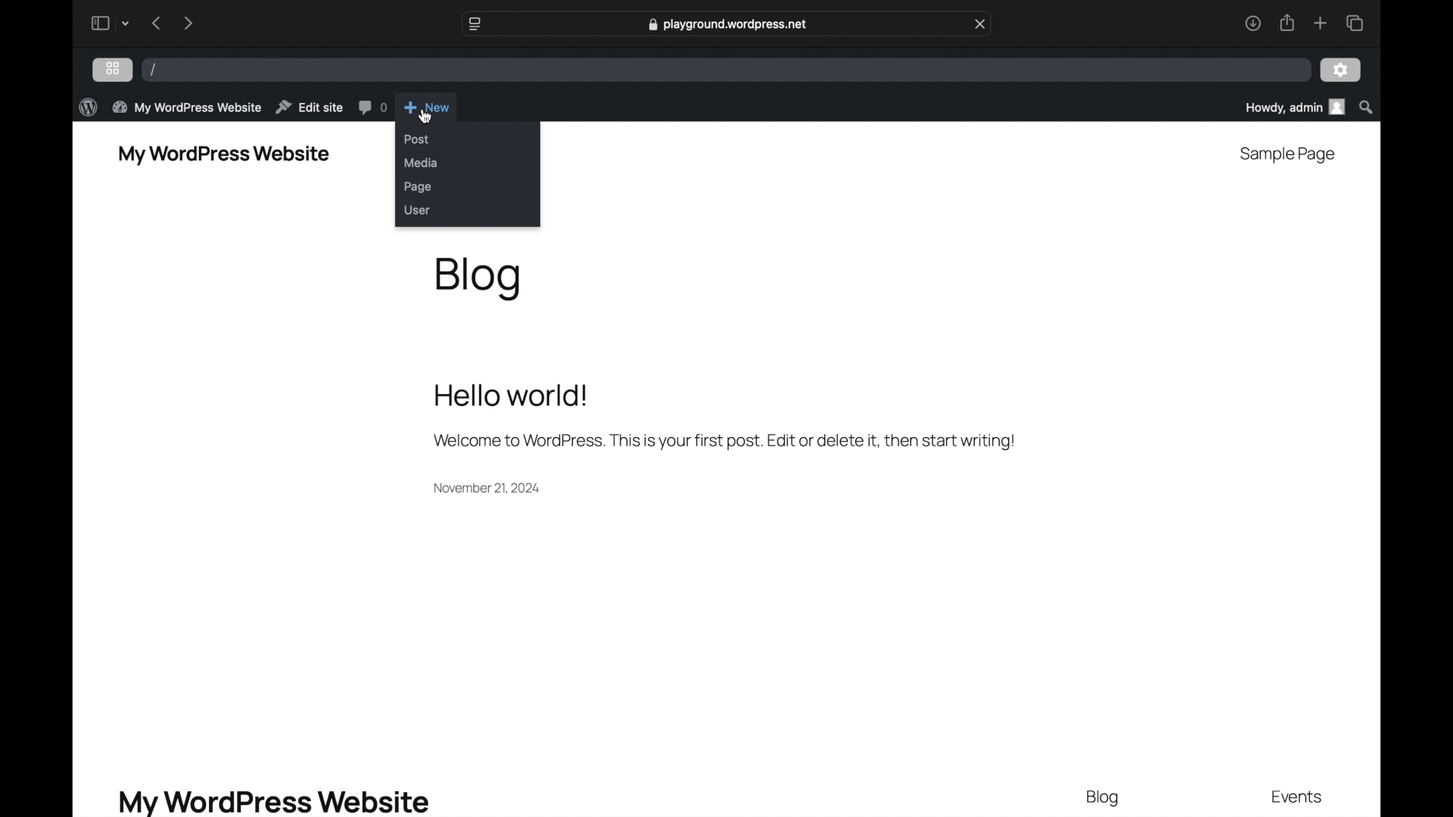 The height and width of the screenshot is (817, 1453). I want to click on playground.wordpress.net, so click(730, 23).